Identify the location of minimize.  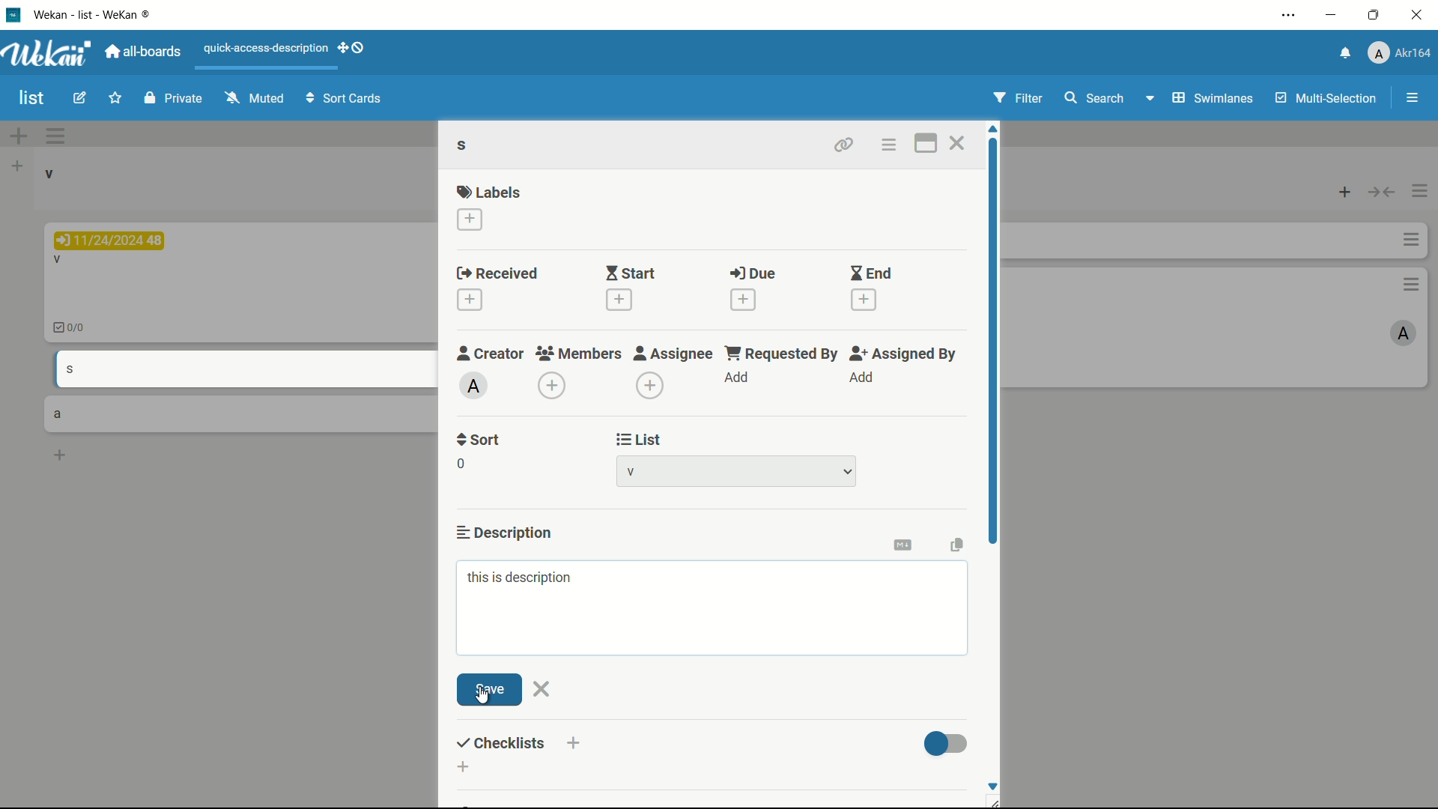
(1333, 15).